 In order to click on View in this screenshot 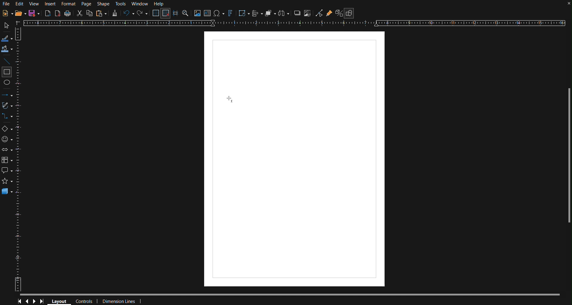, I will do `click(34, 4)`.